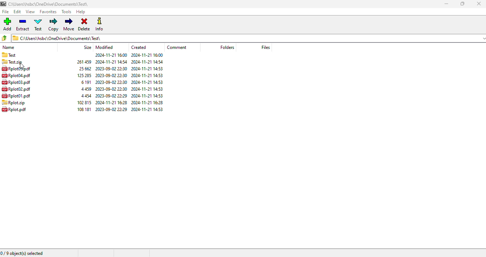  Describe the element at coordinates (147, 89) in the screenshot. I see `created date & time` at that location.